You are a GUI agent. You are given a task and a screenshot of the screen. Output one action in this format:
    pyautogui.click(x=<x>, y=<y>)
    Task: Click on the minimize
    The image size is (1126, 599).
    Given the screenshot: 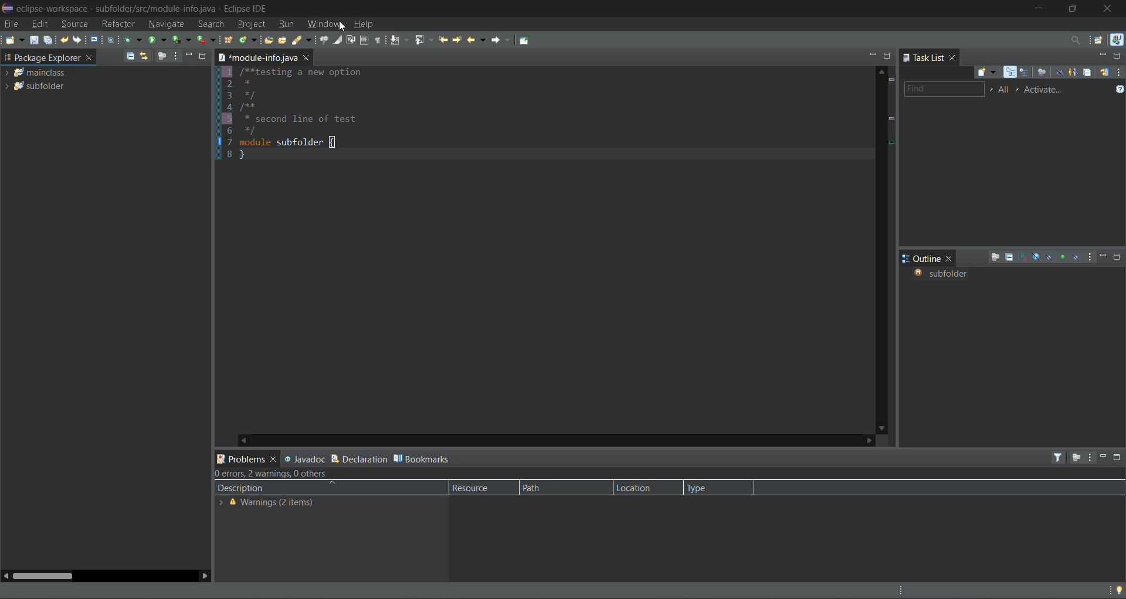 What is the action you would take?
    pyautogui.click(x=1104, y=56)
    